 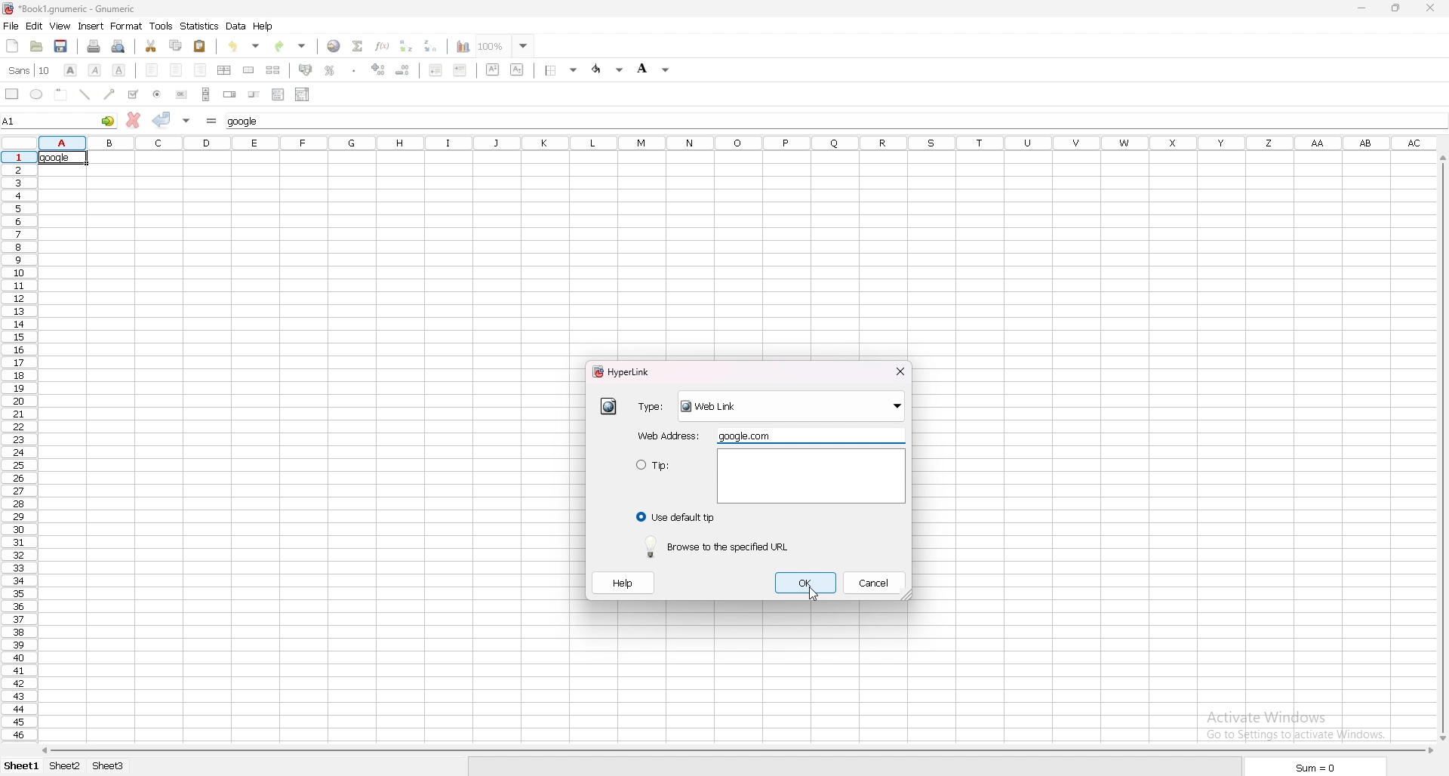 What do you see at coordinates (20, 446) in the screenshot?
I see `rows` at bounding box center [20, 446].